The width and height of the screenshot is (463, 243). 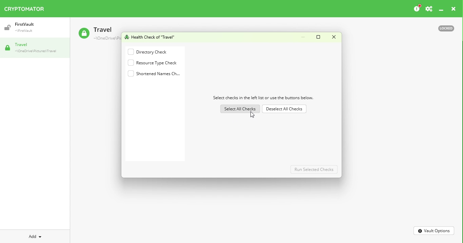 I want to click on Select all checks, so click(x=240, y=108).